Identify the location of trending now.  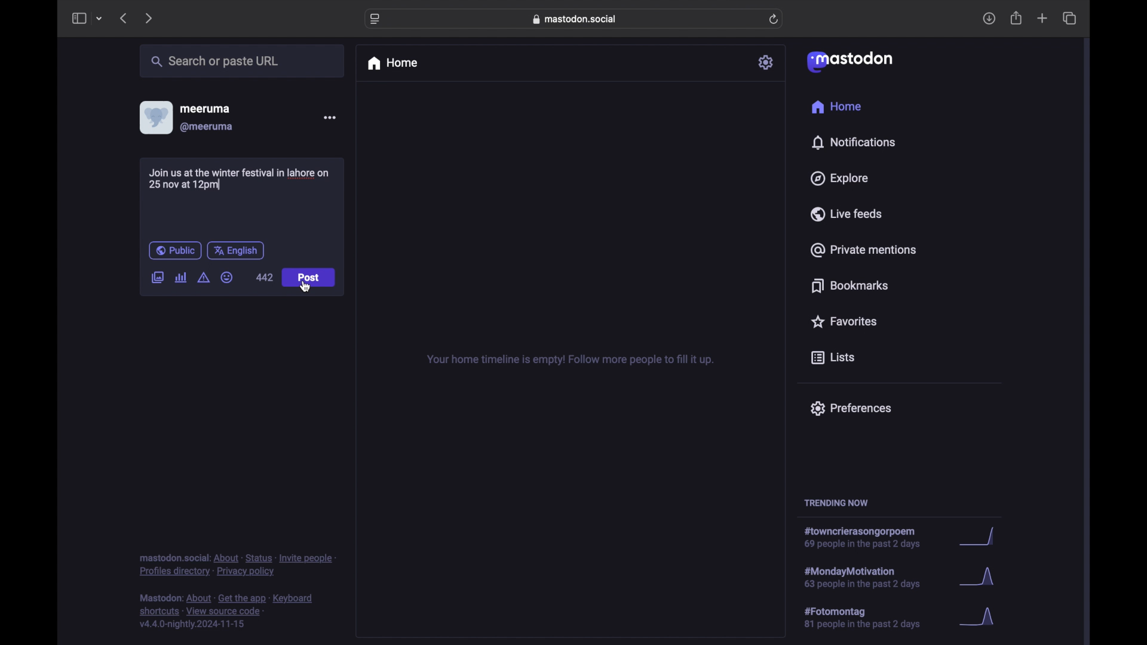
(836, 503).